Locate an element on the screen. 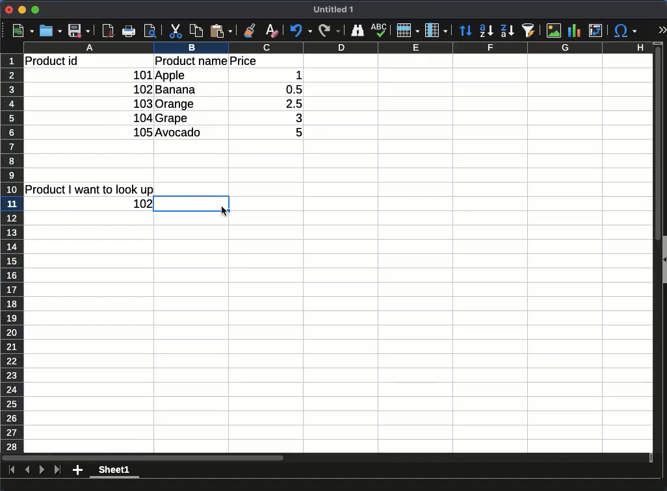 The height and width of the screenshot is (491, 667). product name is located at coordinates (191, 60).